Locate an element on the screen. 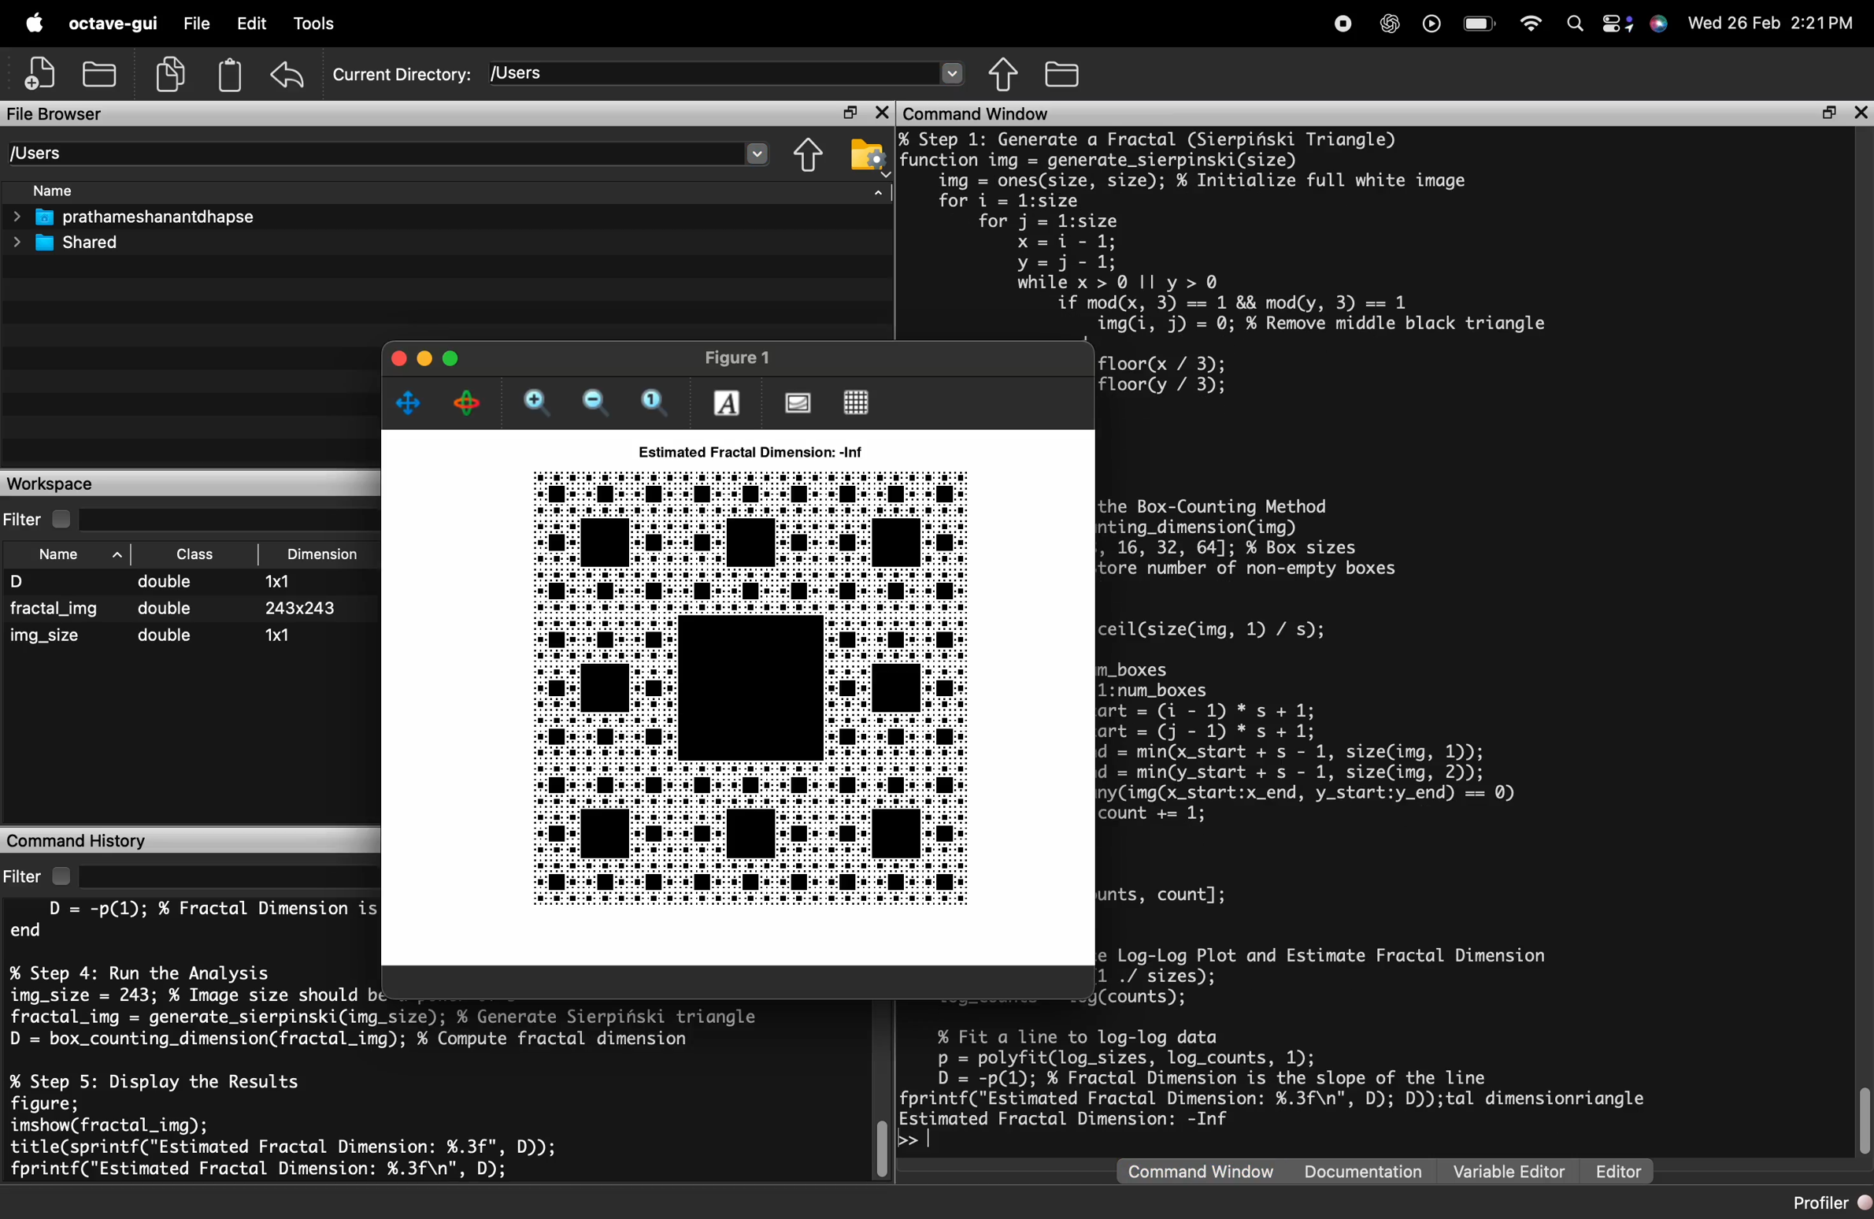  pattern is located at coordinates (766, 691).